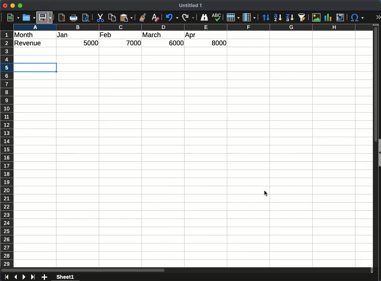 This screenshot has height=281, width=381. I want to click on clone formatting, so click(144, 17).